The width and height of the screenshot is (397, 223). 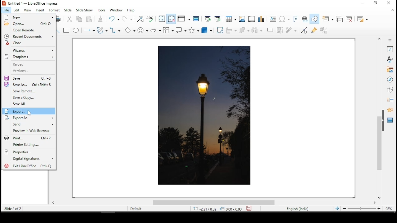 I want to click on block arrows, so click(x=155, y=30).